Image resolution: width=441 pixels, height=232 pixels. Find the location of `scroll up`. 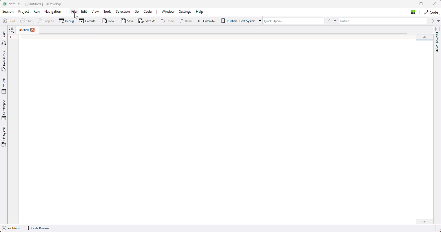

scroll up is located at coordinates (424, 37).